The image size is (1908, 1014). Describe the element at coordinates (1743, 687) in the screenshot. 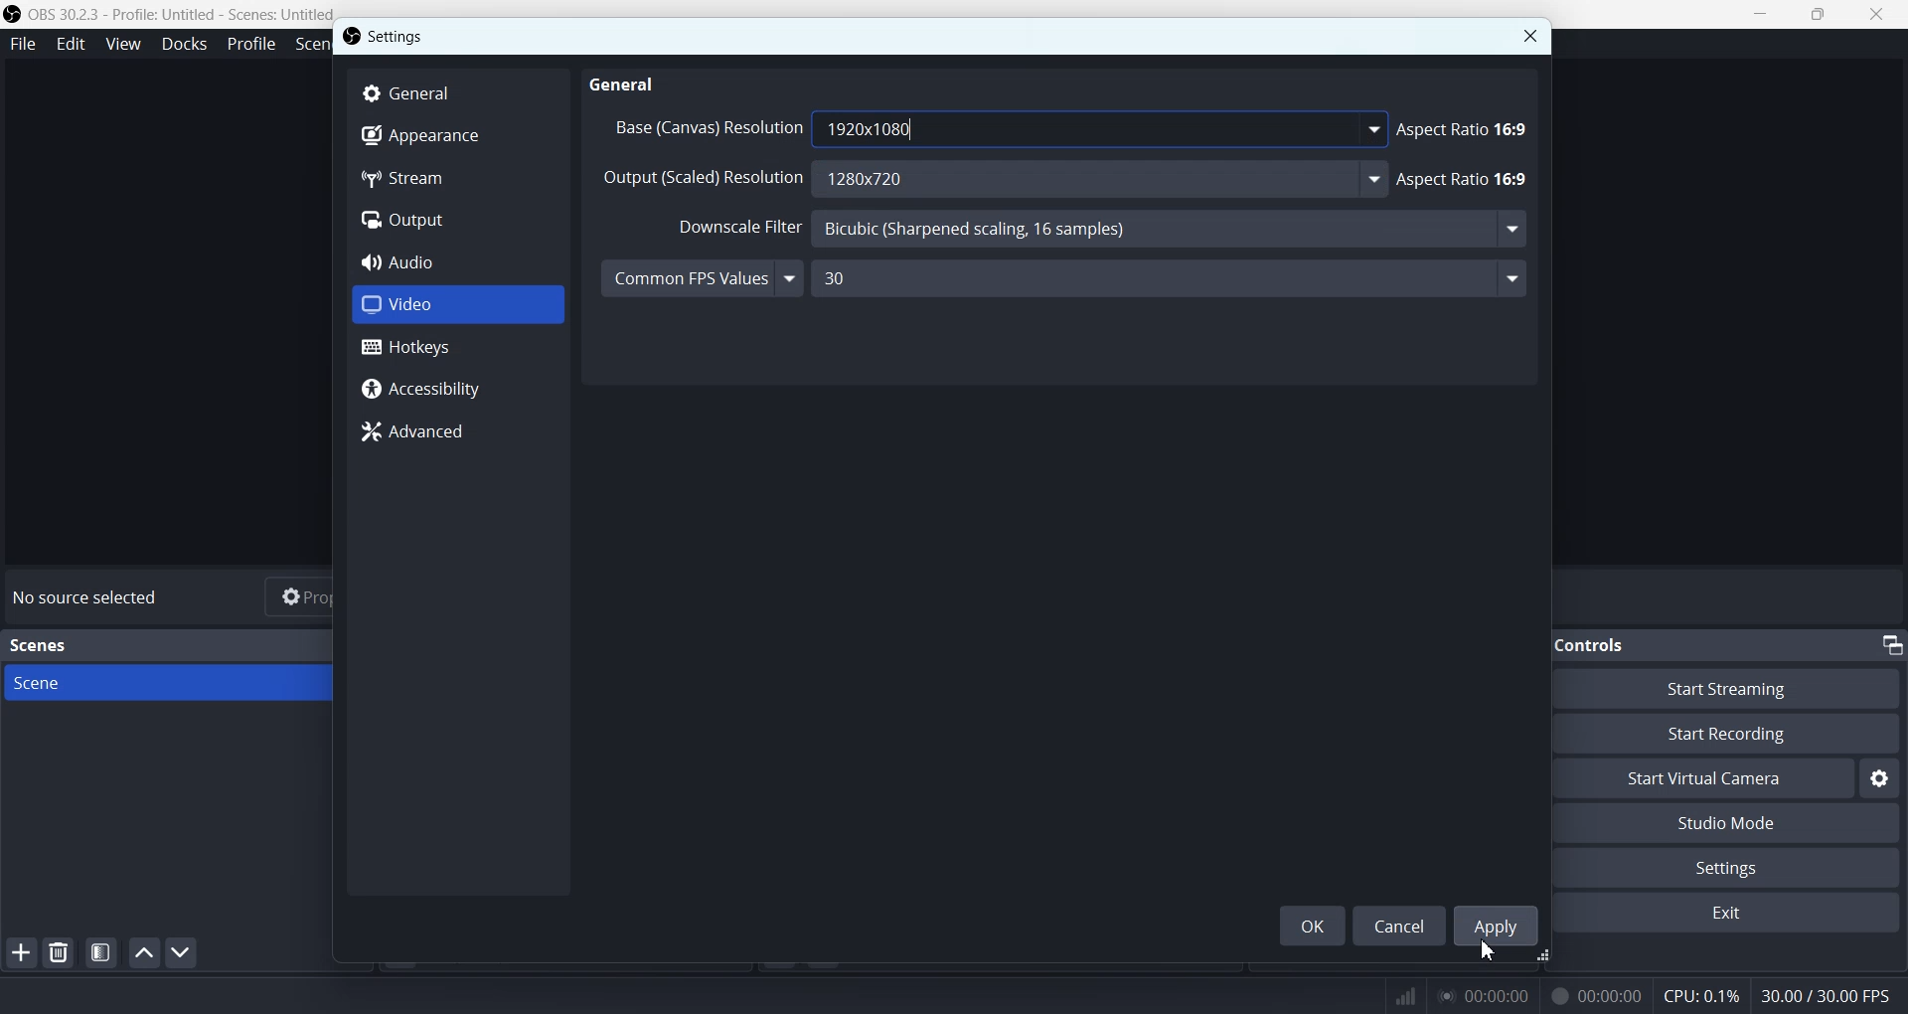

I see `Start Streaming` at that location.